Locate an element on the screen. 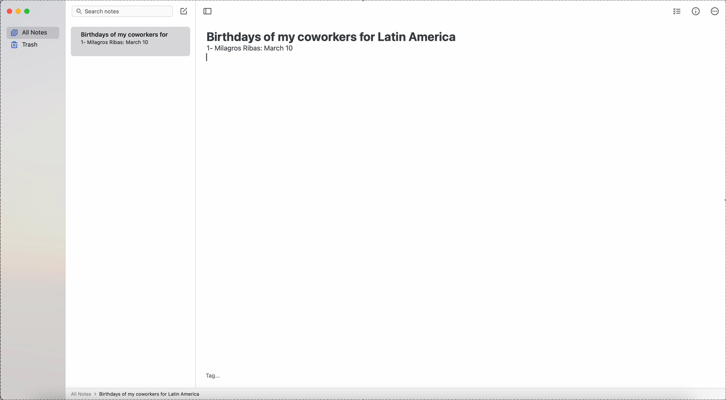 This screenshot has height=400, width=726. maximize Simplenote is located at coordinates (28, 12).